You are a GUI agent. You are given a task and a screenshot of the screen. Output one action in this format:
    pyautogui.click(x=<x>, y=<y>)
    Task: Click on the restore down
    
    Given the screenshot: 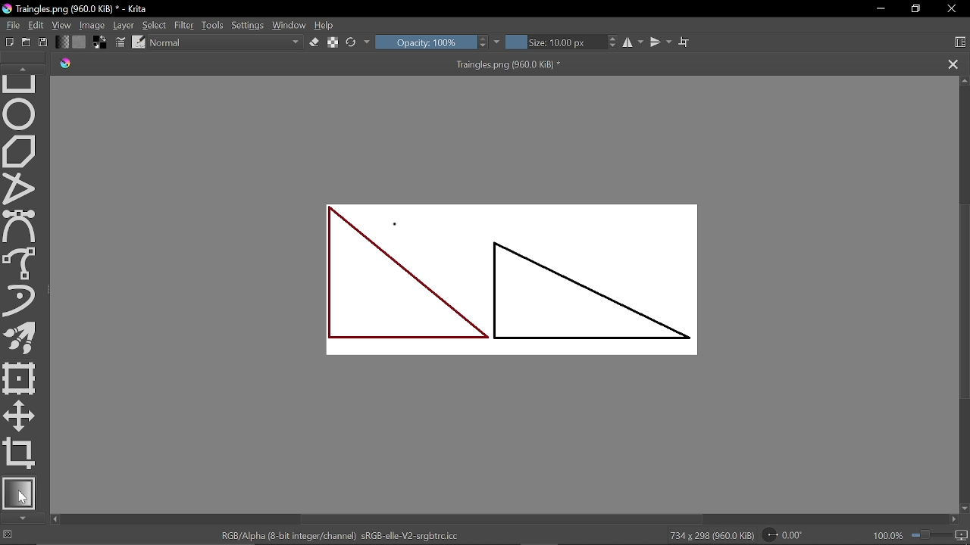 What is the action you would take?
    pyautogui.click(x=918, y=8)
    